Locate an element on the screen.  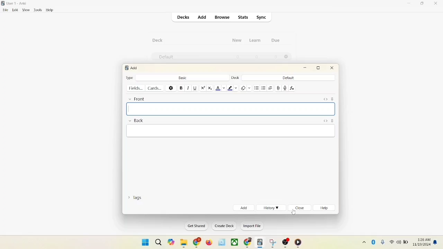
wifi is located at coordinates (391, 242).